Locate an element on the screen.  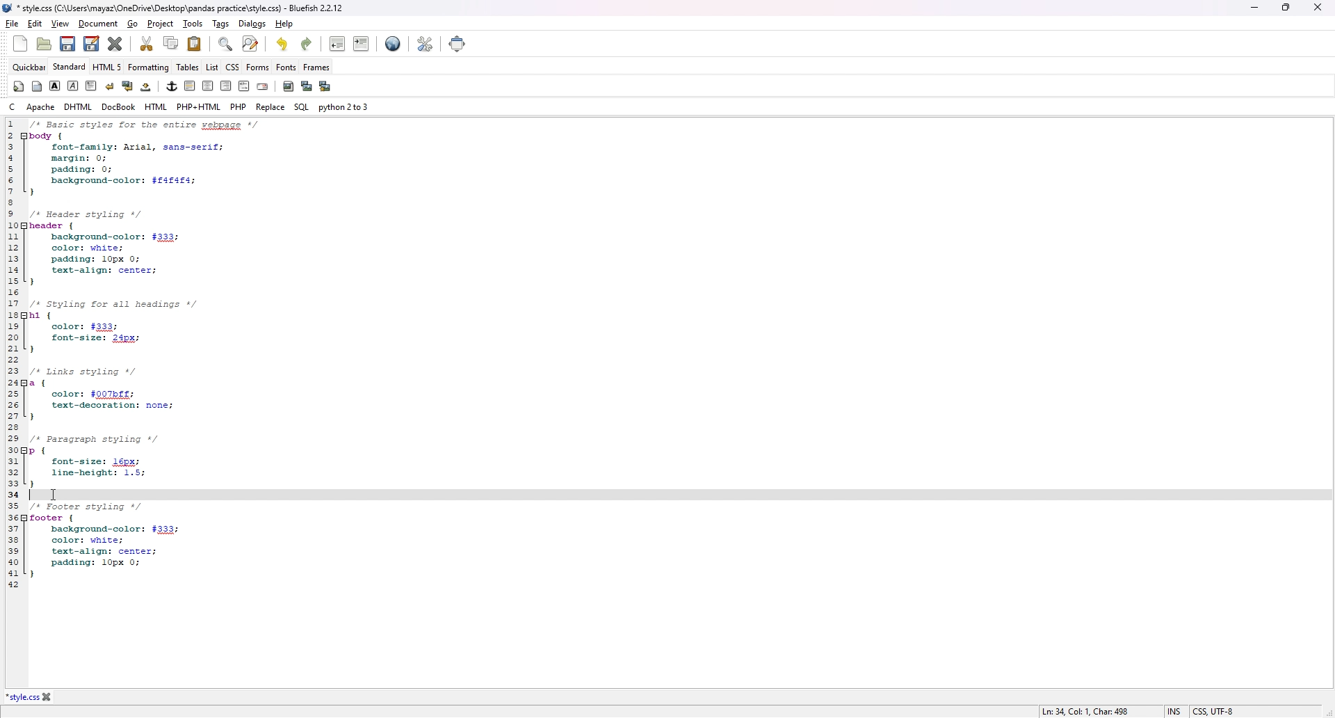
html 5 is located at coordinates (108, 67).